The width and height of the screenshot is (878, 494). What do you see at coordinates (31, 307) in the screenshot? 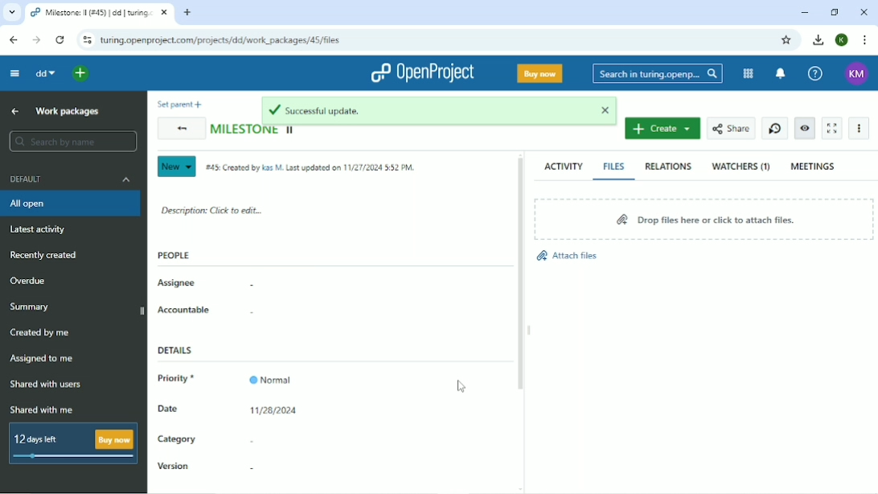
I see `Summary` at bounding box center [31, 307].